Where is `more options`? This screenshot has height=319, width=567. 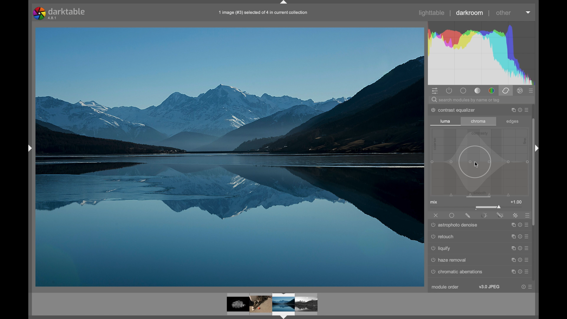
more options is located at coordinates (519, 237).